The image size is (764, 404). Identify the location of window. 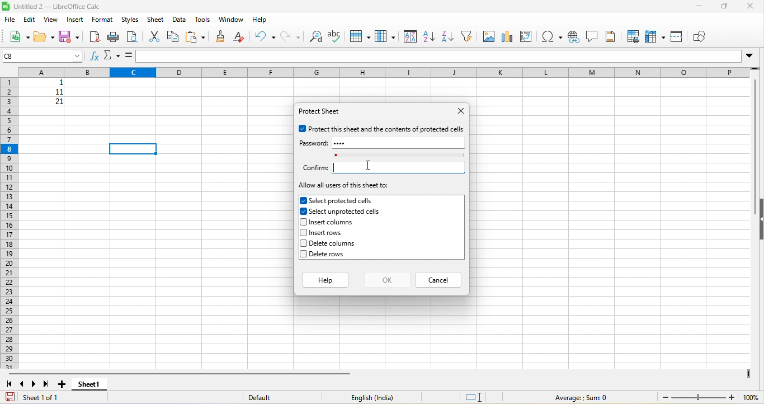
(230, 20).